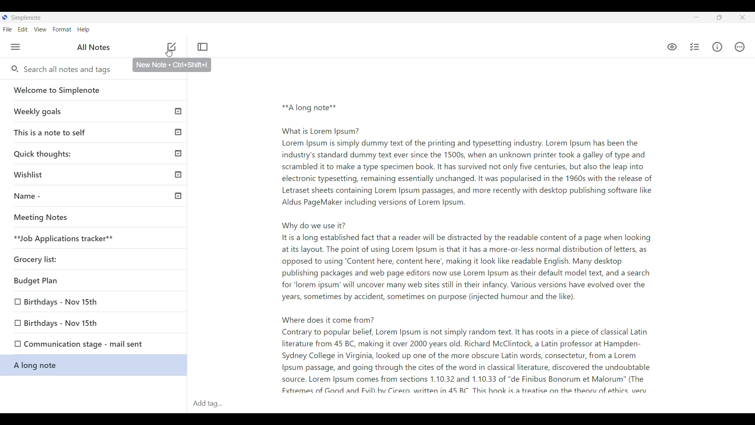 Image resolution: width=755 pixels, height=425 pixels. I want to click on Budget plan, so click(48, 279).